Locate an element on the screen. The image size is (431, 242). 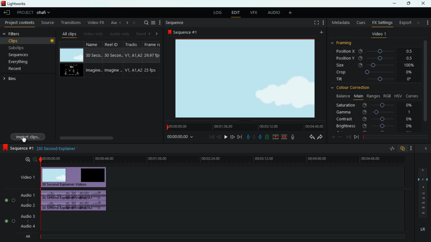
beggining is located at coordinates (348, 136).